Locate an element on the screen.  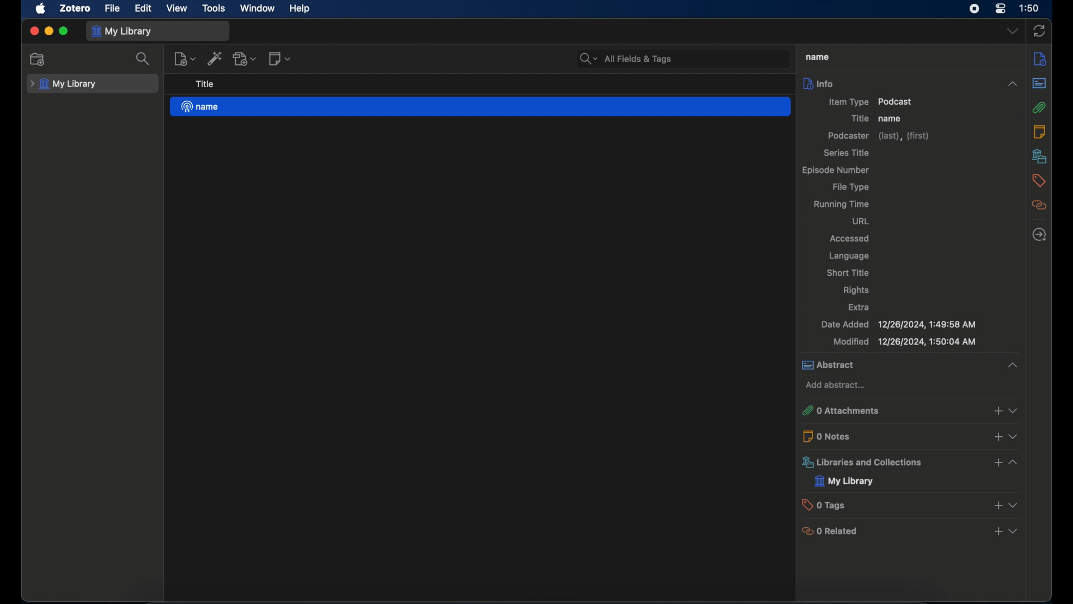
language is located at coordinates (851, 256).